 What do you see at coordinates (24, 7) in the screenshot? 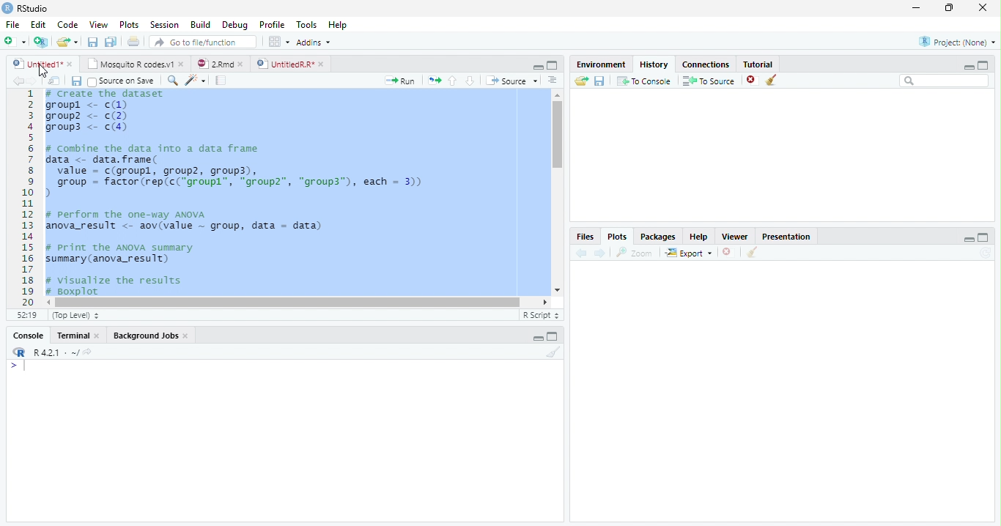
I see `Rstudio` at bounding box center [24, 7].